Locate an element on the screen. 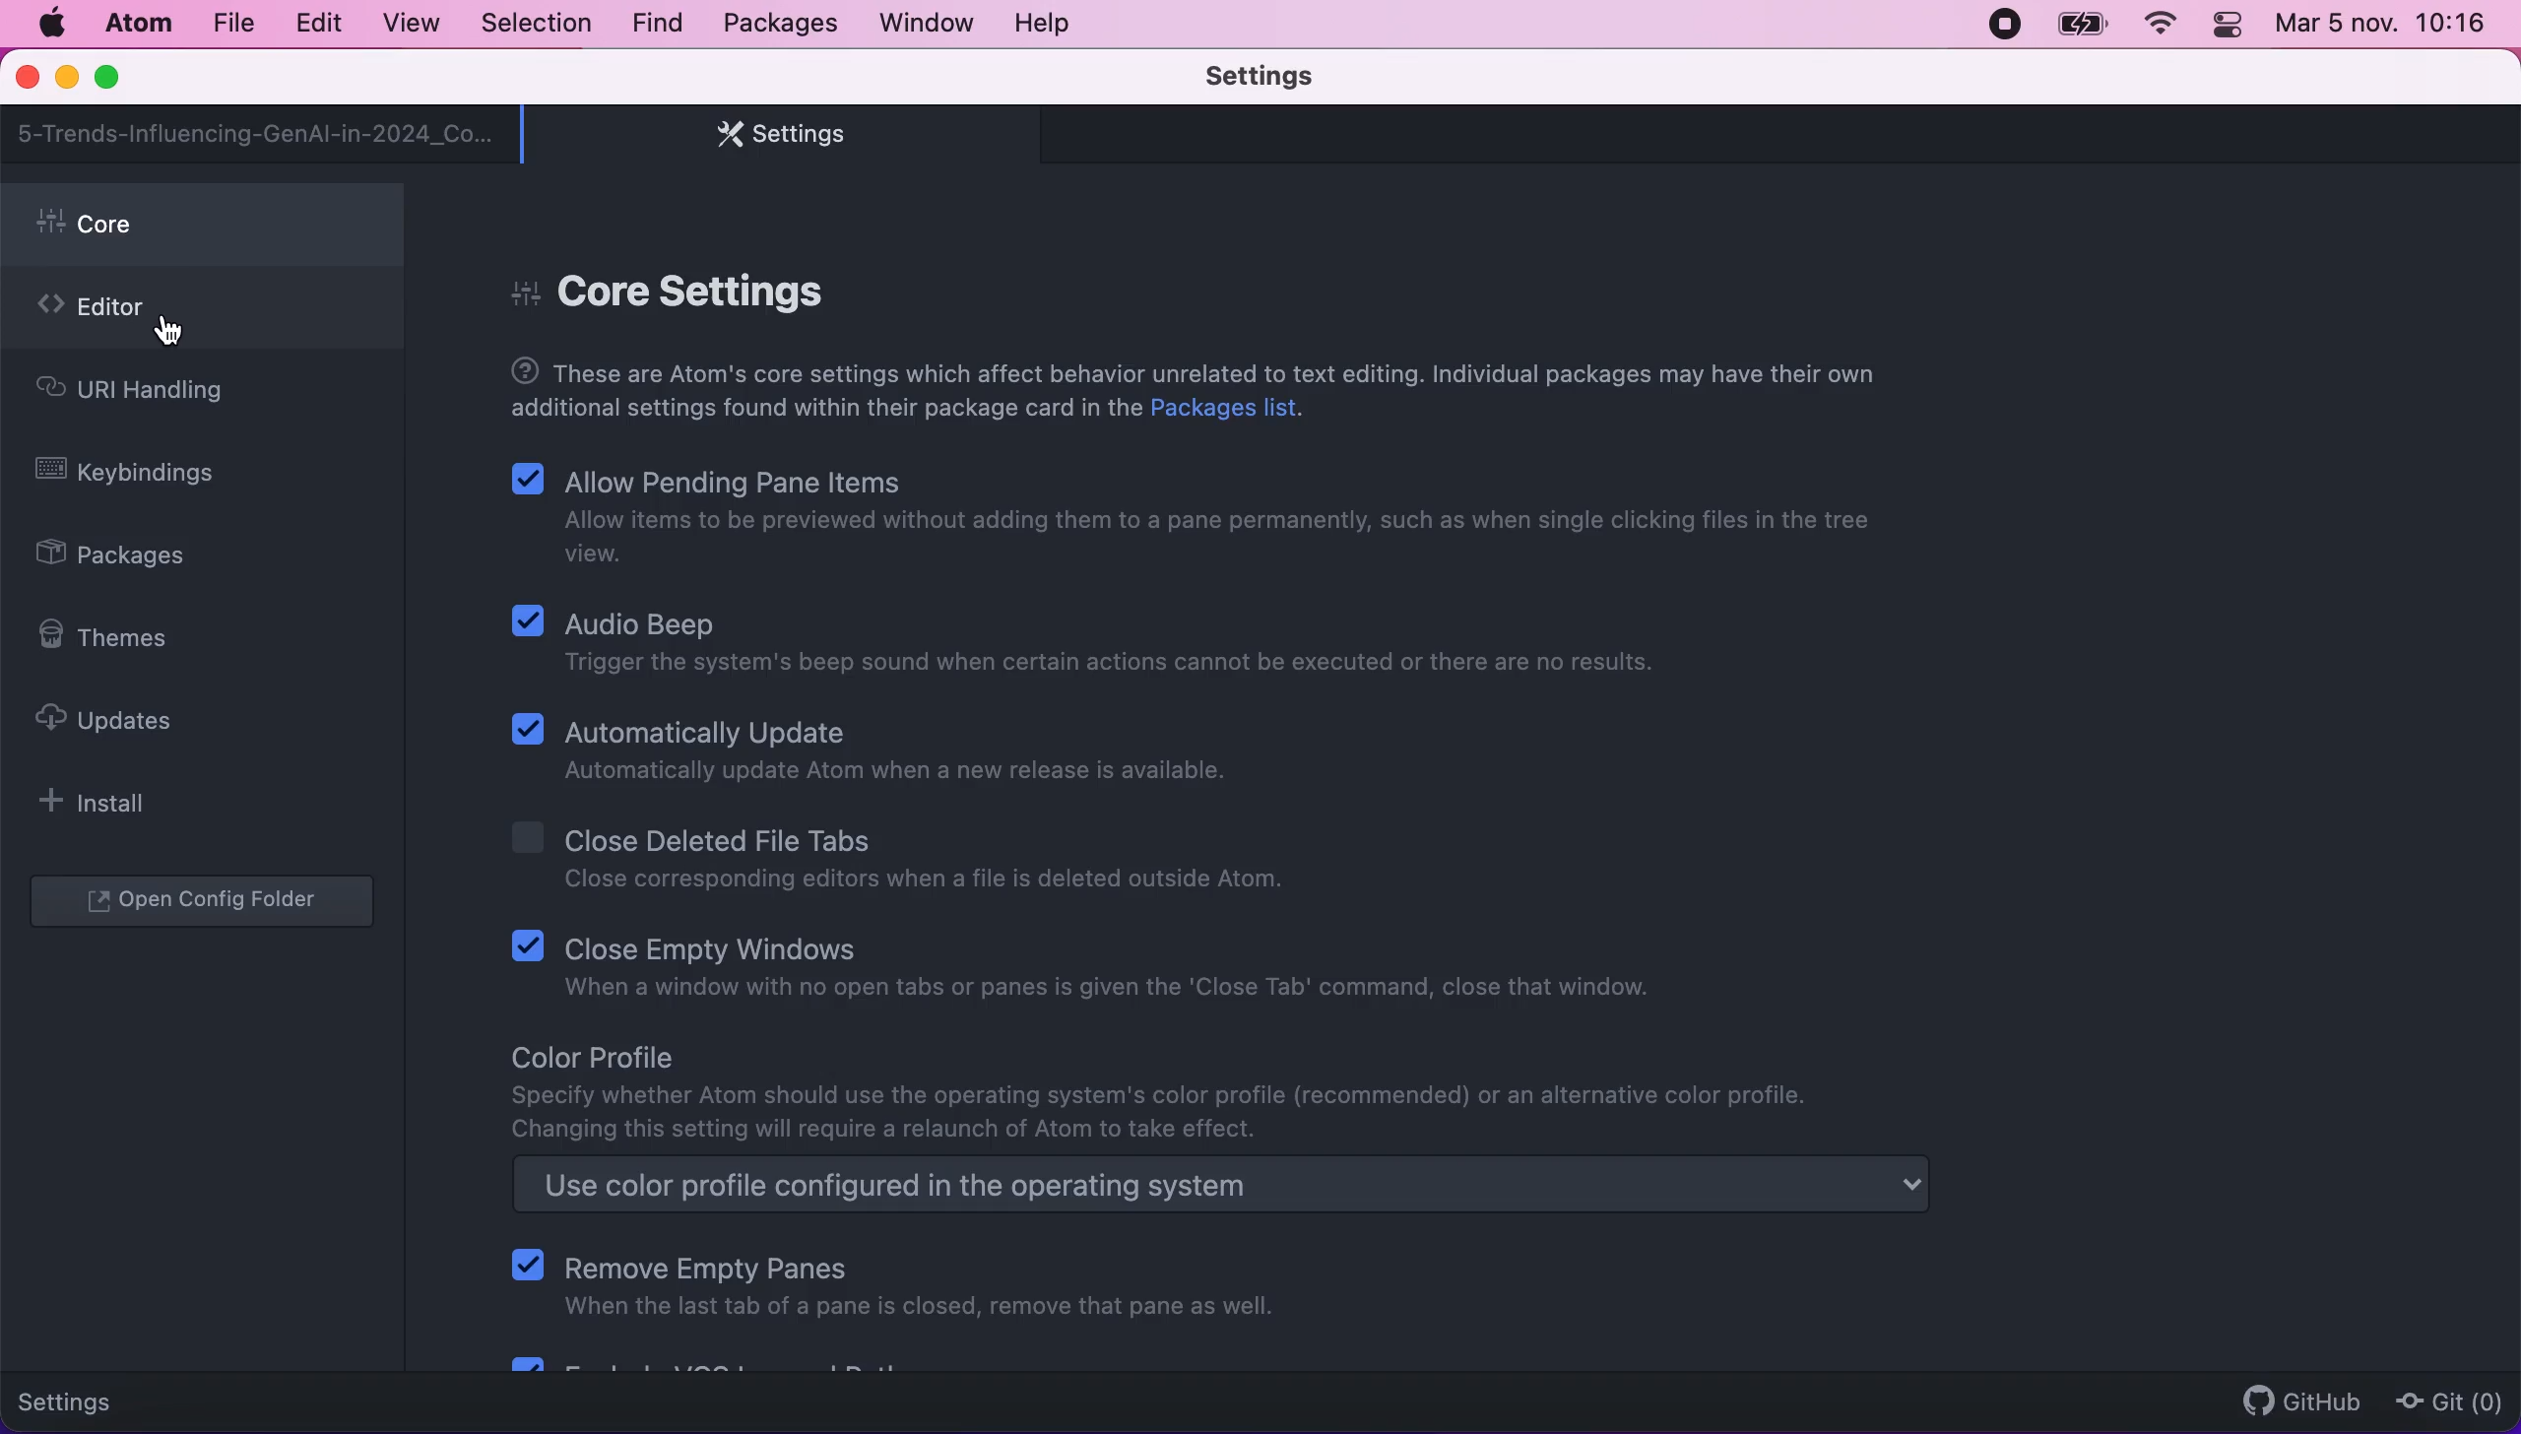 Image resolution: width=2521 pixels, height=1434 pixels. themes is located at coordinates (116, 637).